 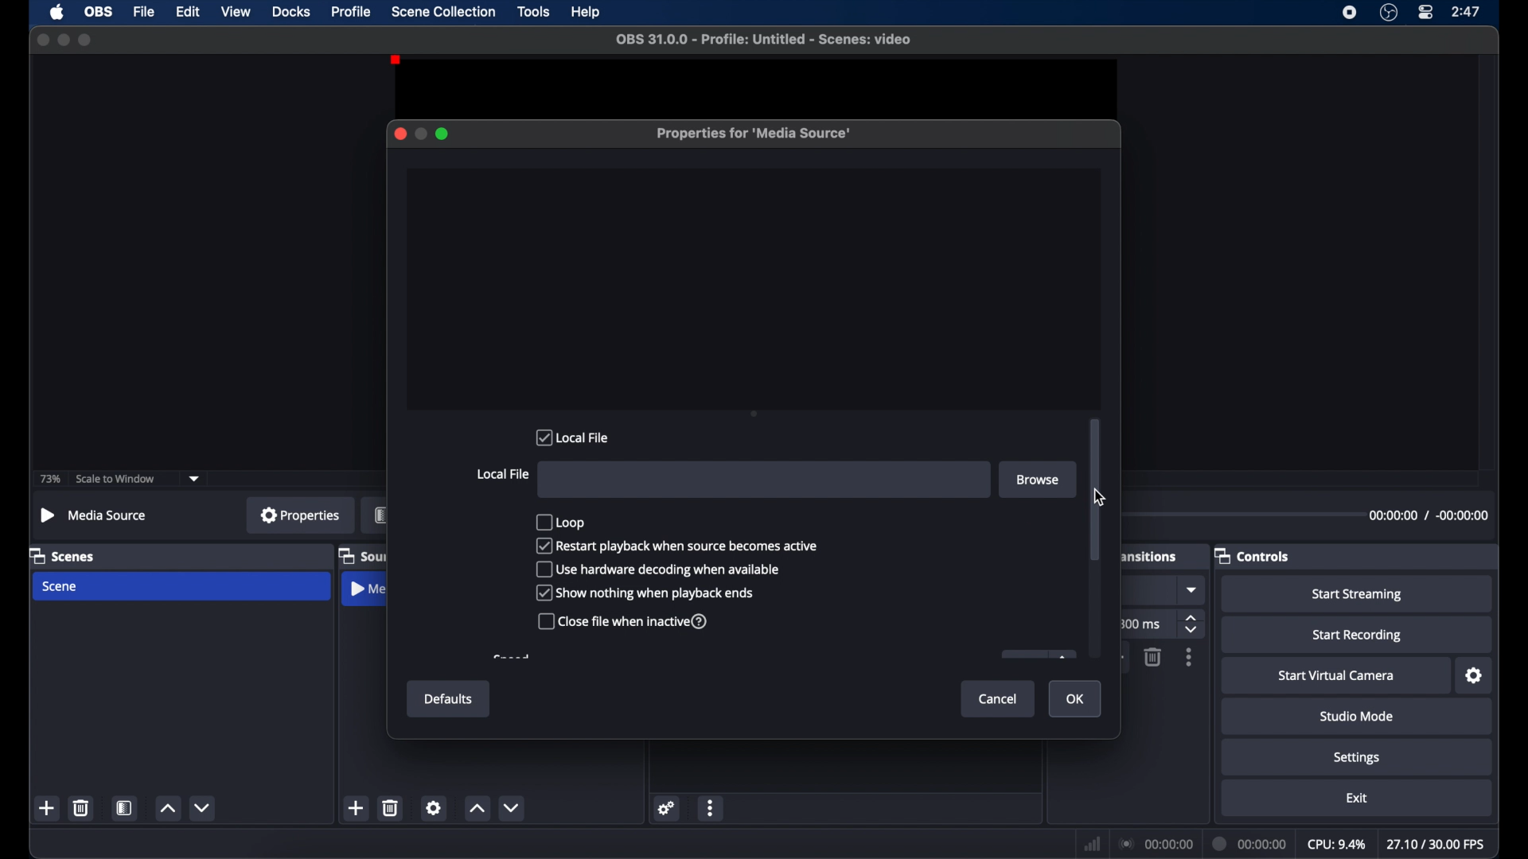 What do you see at coordinates (62, 557) in the screenshot?
I see `scenes` at bounding box center [62, 557].